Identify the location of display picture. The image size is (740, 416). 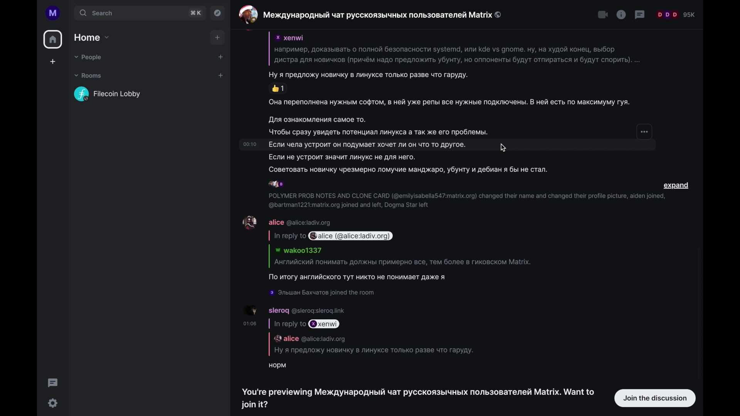
(248, 15).